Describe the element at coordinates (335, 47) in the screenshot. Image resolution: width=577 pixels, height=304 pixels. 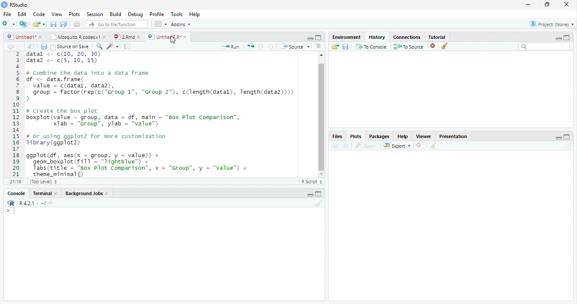
I see `Load history from an existing file` at that location.